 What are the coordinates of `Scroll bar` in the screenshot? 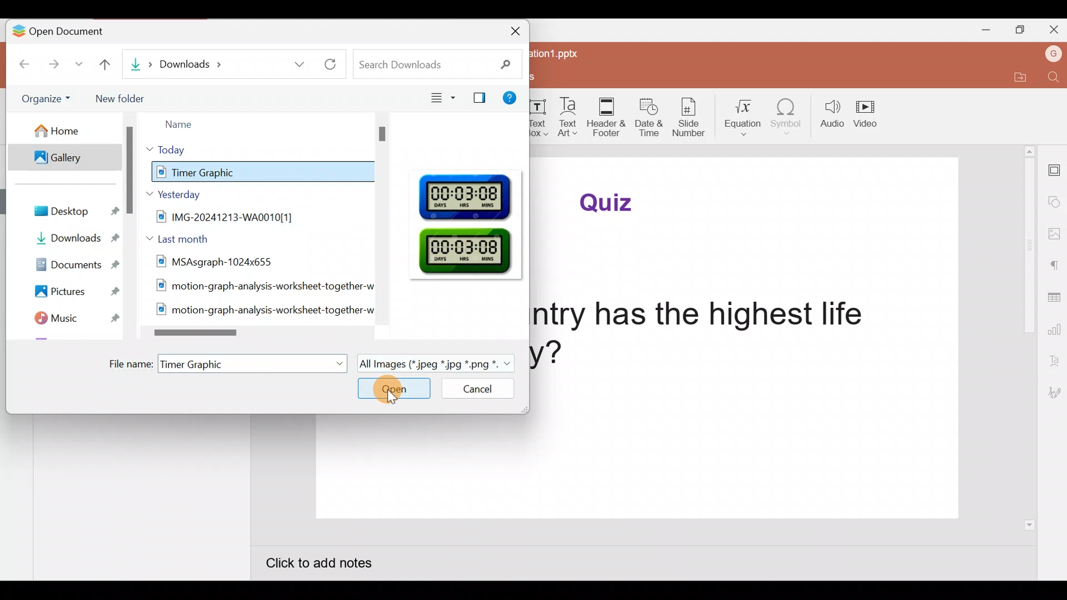 It's located at (129, 231).